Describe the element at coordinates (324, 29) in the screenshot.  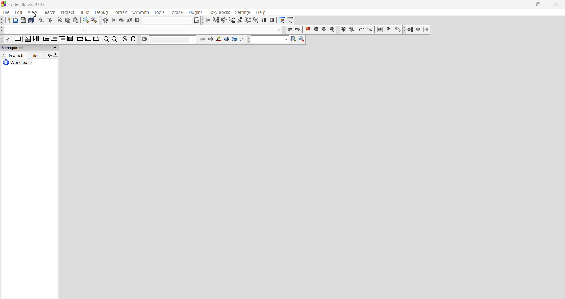
I see `next bookmark` at that location.